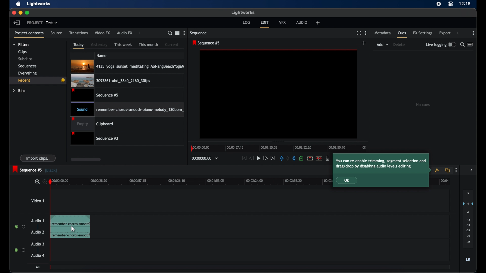  Describe the element at coordinates (124, 33) in the screenshot. I see `audio fx` at that location.